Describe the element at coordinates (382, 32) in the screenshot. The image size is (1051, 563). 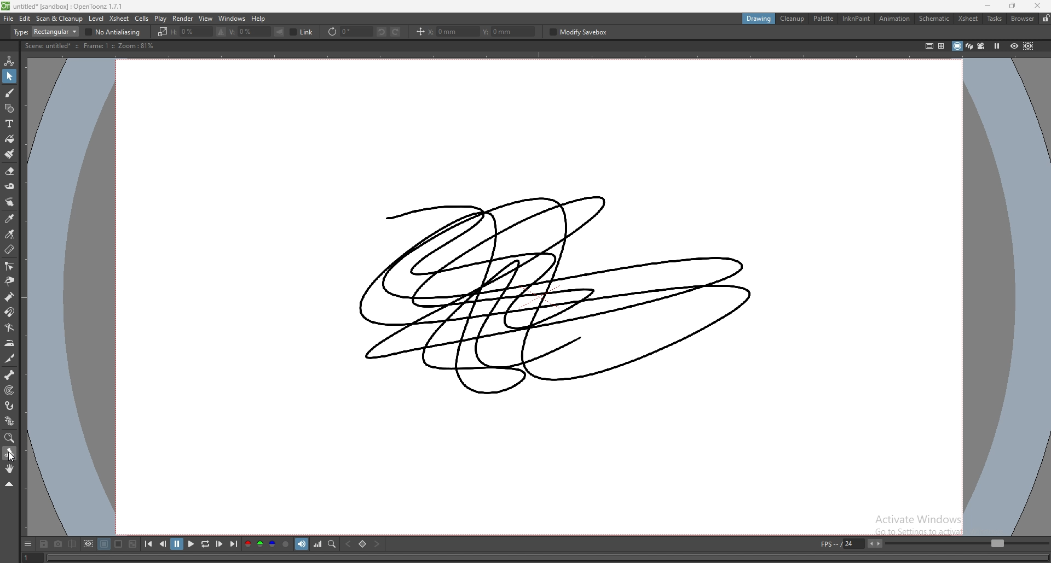
I see `rotate selection left` at that location.